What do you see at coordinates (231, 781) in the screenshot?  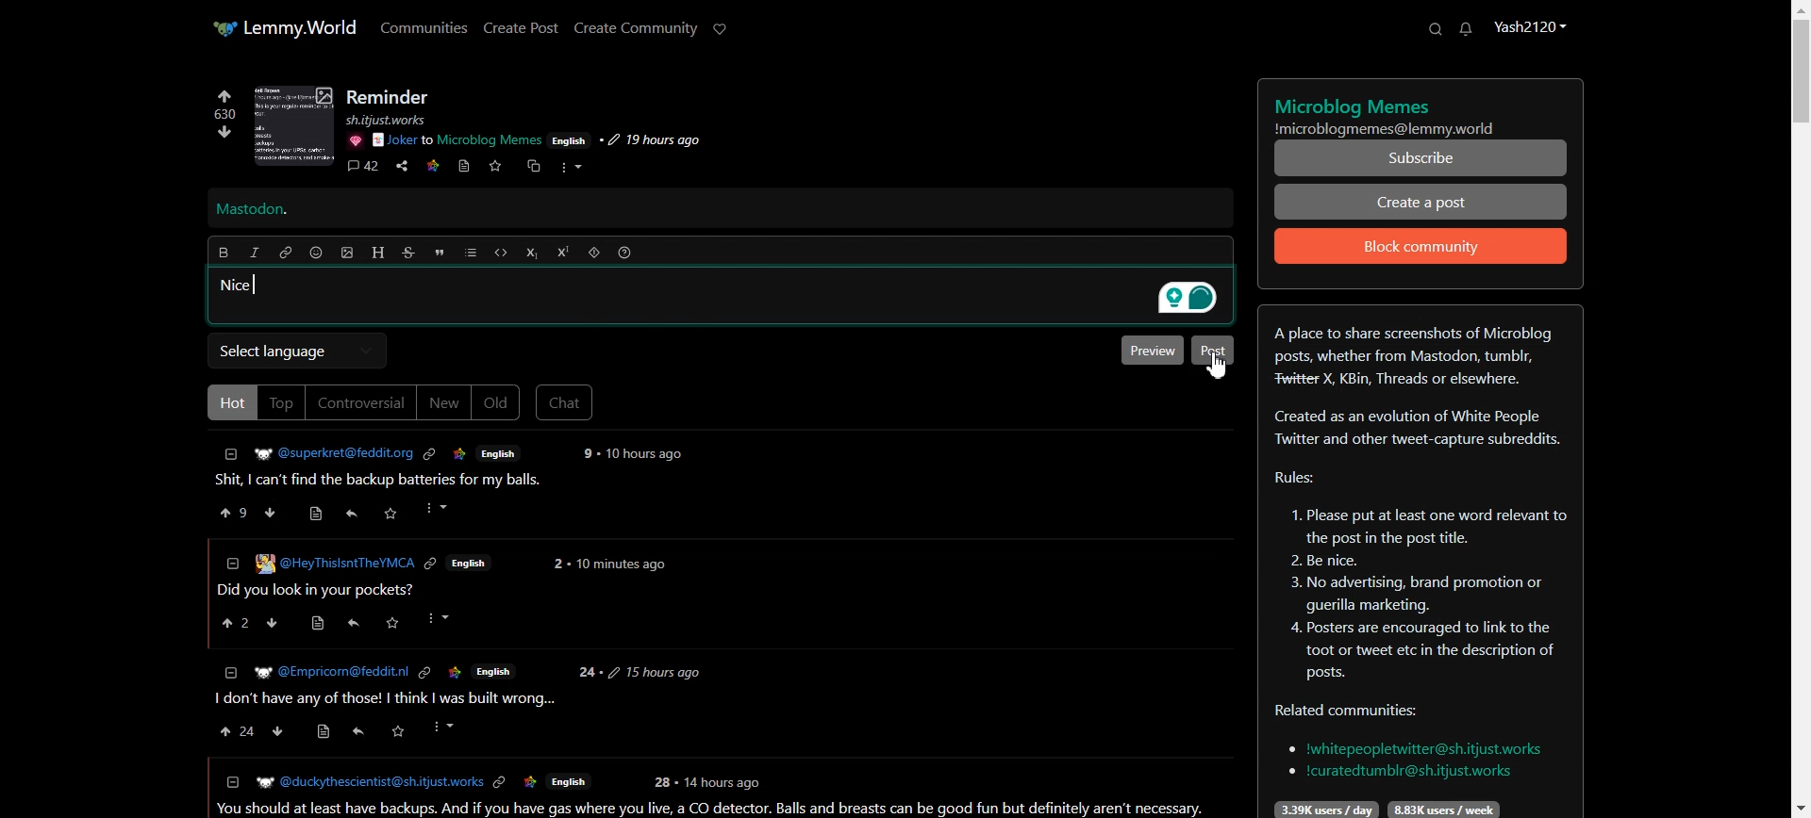 I see `[=]` at bounding box center [231, 781].